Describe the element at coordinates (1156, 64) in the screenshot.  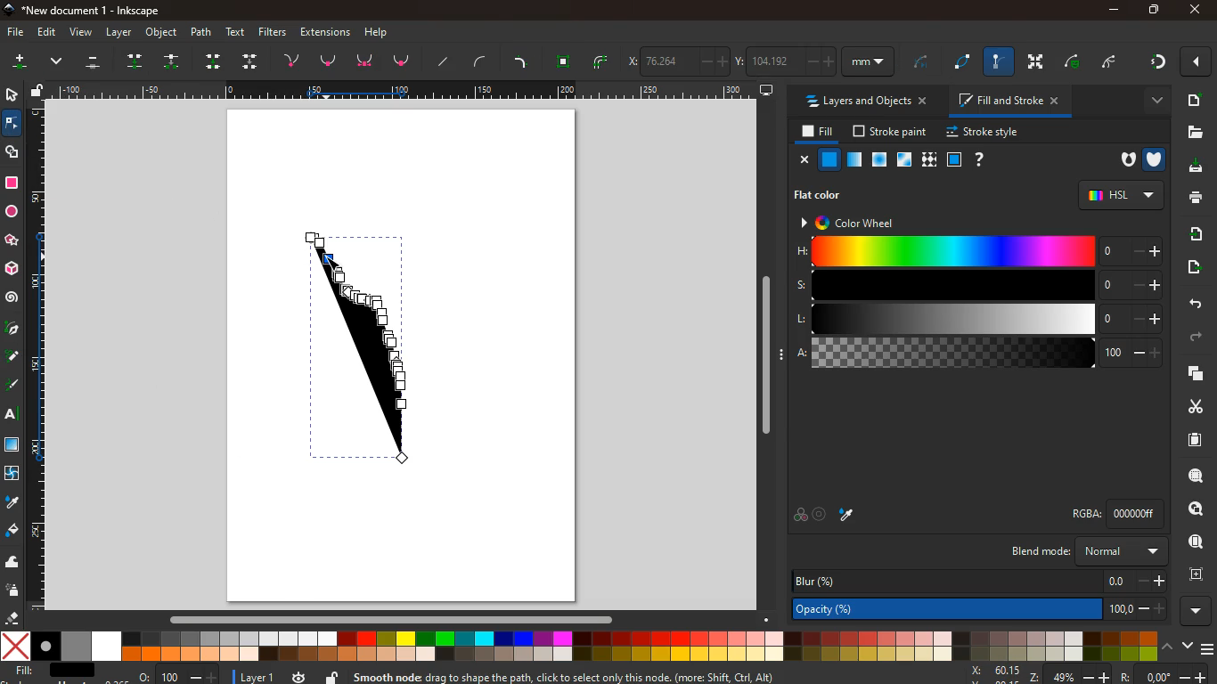
I see `gradient` at that location.